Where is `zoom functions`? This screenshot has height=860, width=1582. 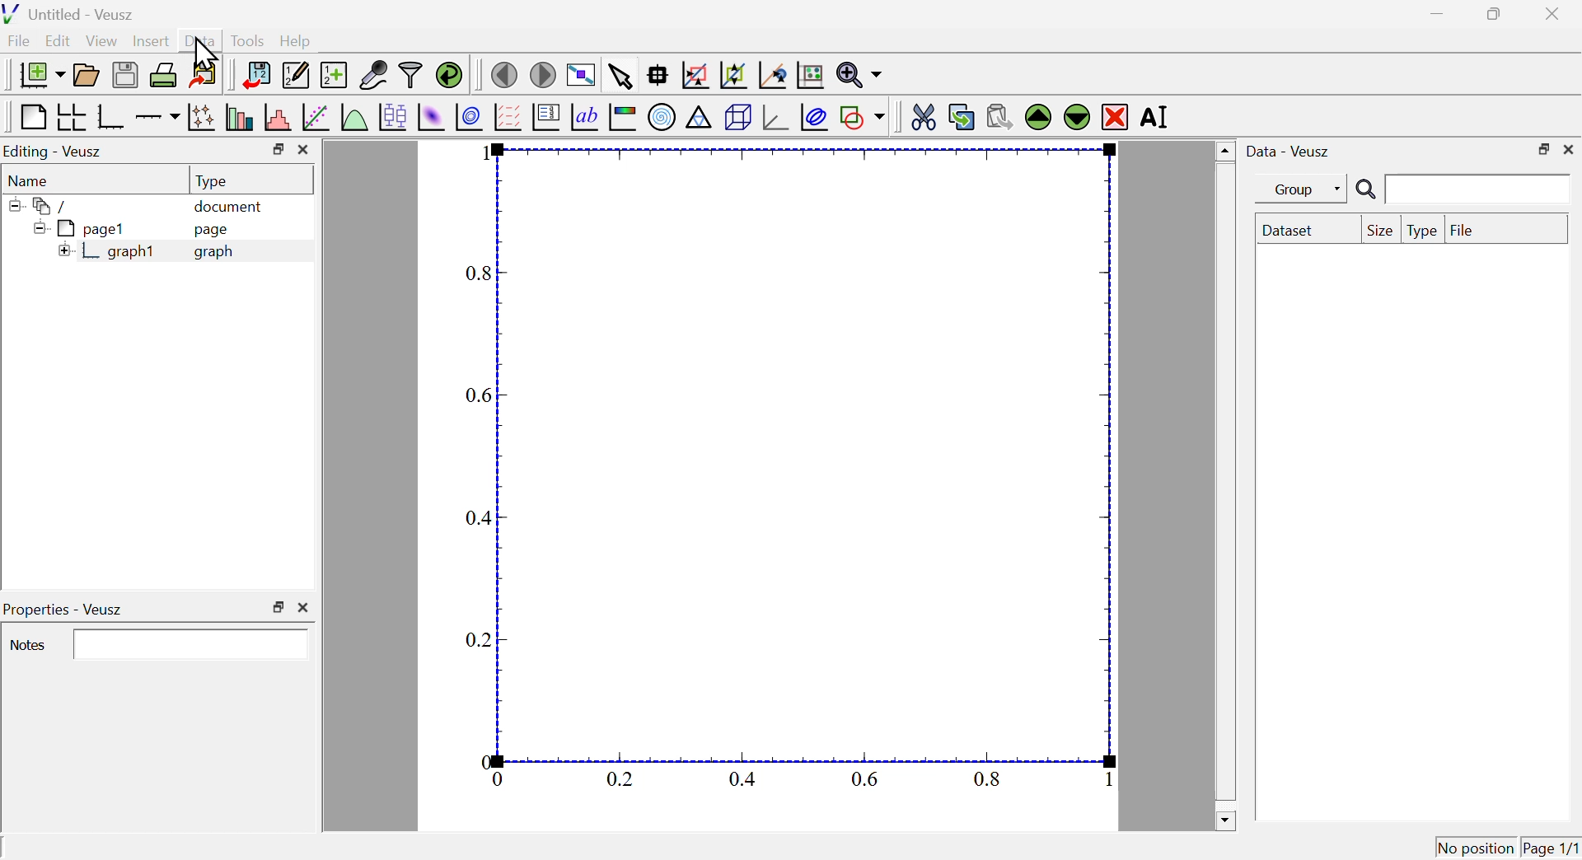 zoom functions is located at coordinates (859, 75).